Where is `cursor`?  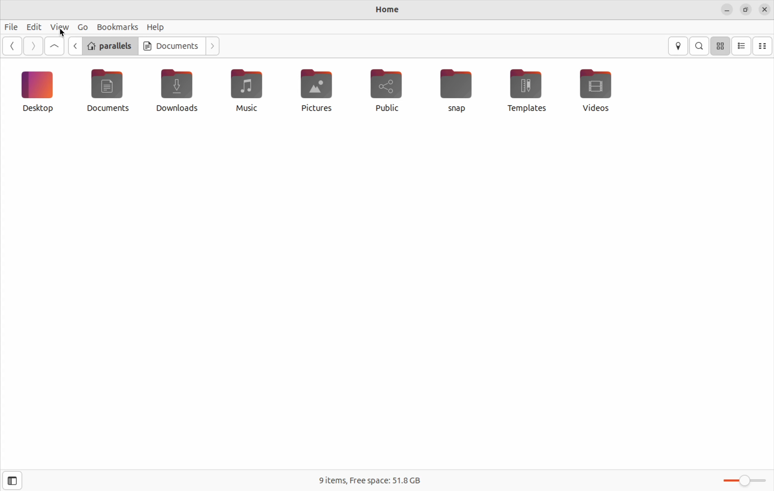
cursor is located at coordinates (64, 34).